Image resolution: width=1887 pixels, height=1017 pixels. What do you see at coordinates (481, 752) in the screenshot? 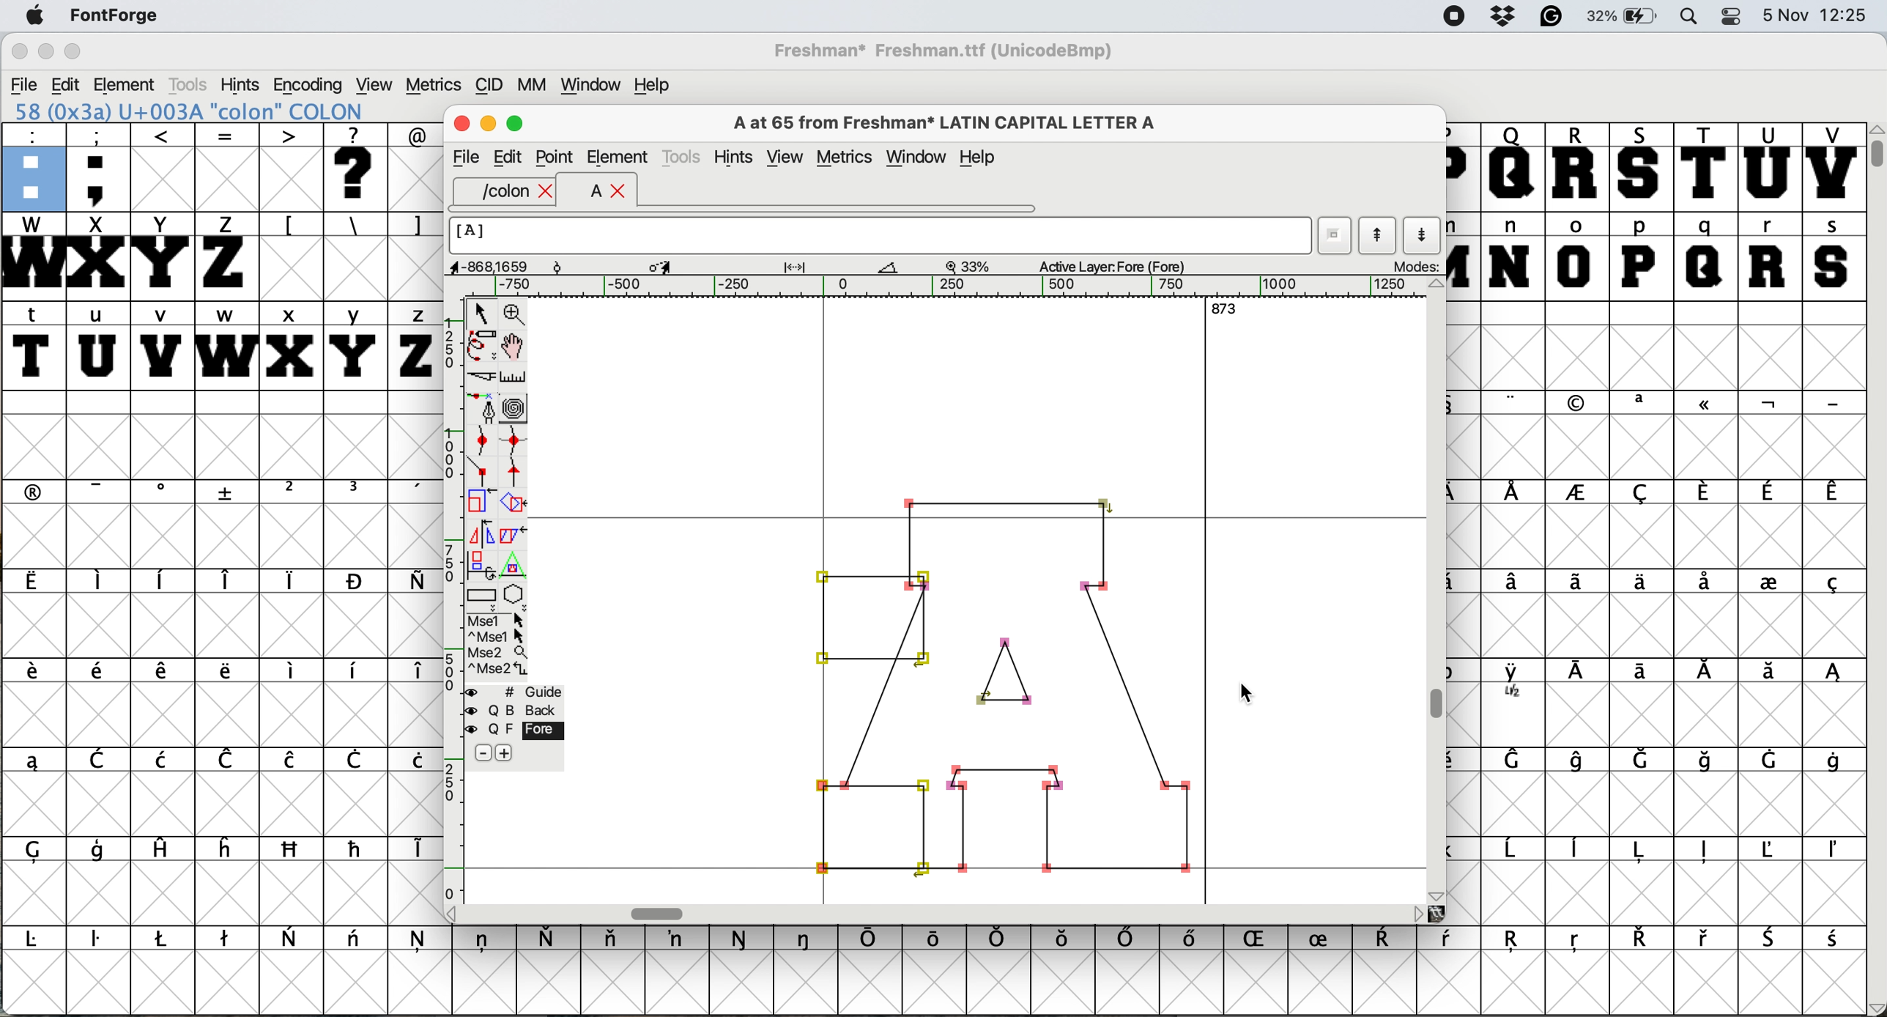
I see `remove` at bounding box center [481, 752].